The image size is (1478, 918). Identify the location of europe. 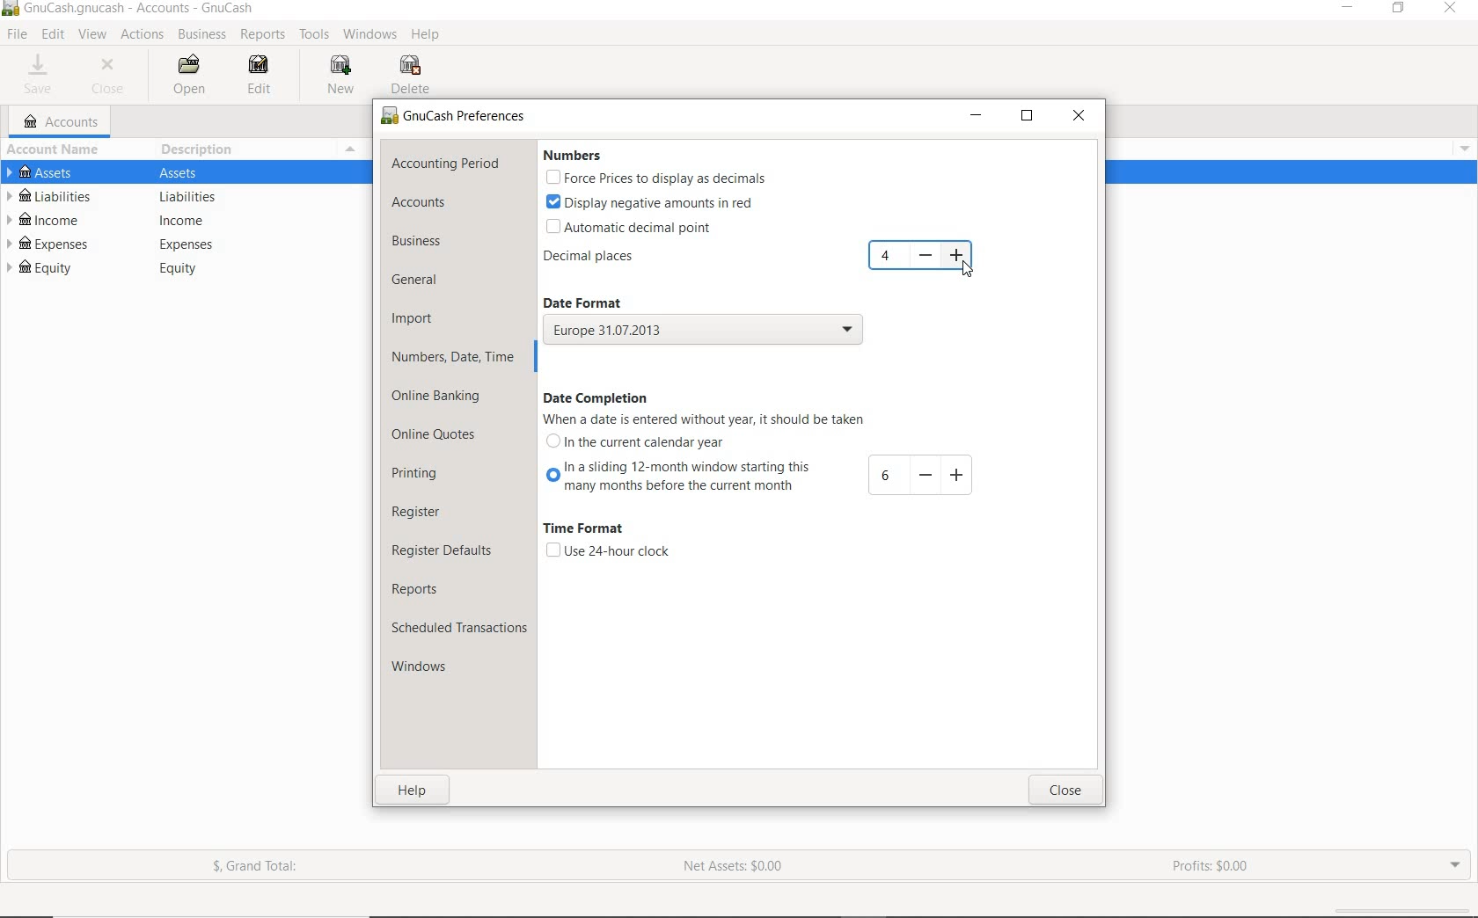
(703, 331).